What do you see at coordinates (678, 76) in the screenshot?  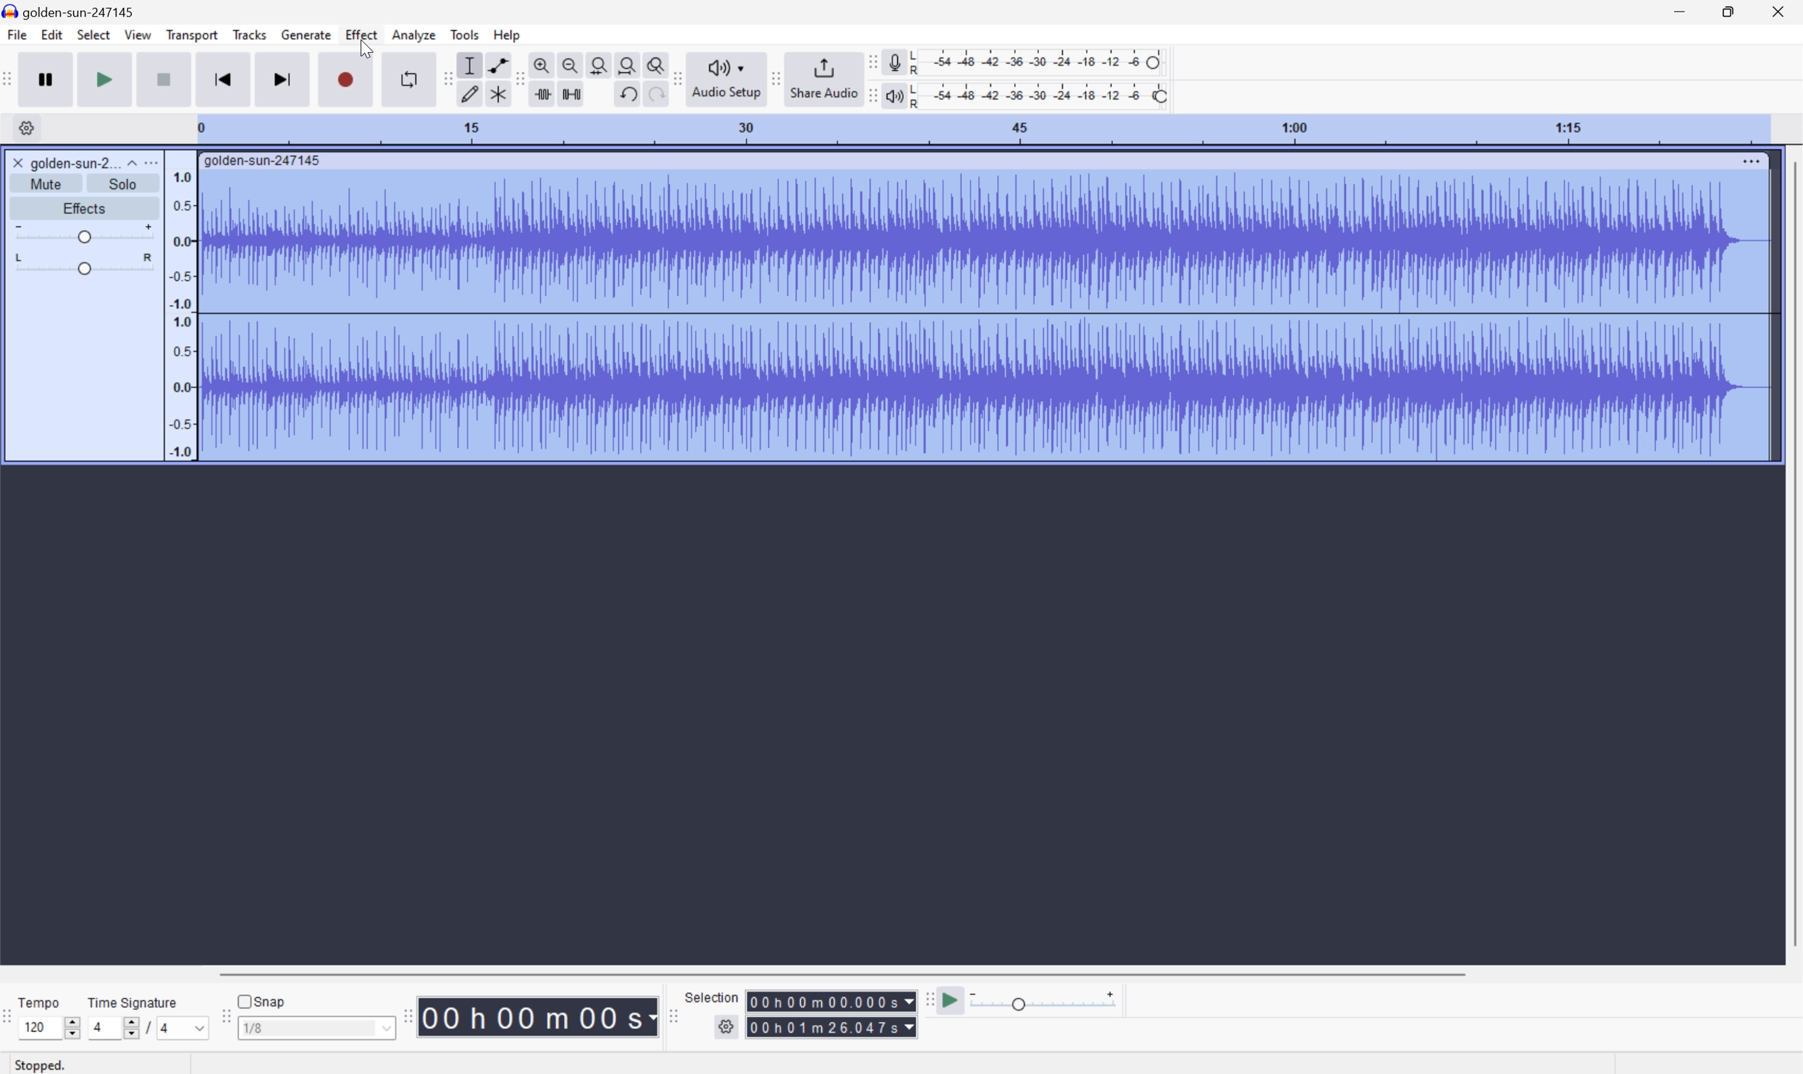 I see `Audacity audio share toolbar` at bounding box center [678, 76].